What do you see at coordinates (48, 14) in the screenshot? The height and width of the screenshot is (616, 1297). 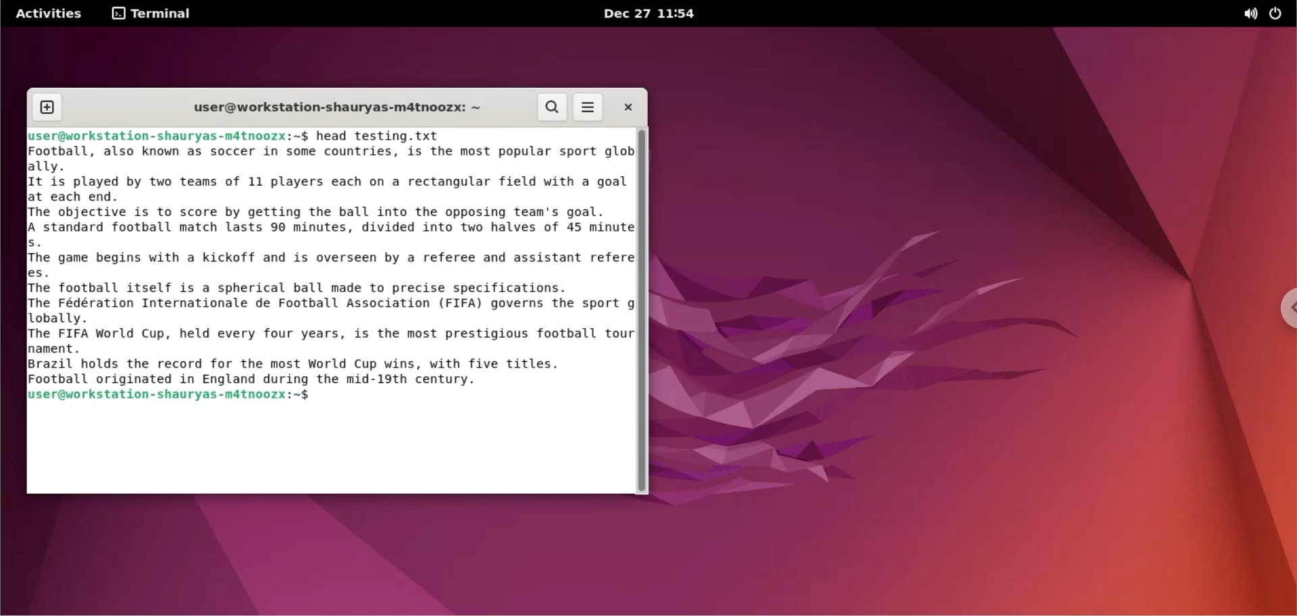 I see `Activities` at bounding box center [48, 14].